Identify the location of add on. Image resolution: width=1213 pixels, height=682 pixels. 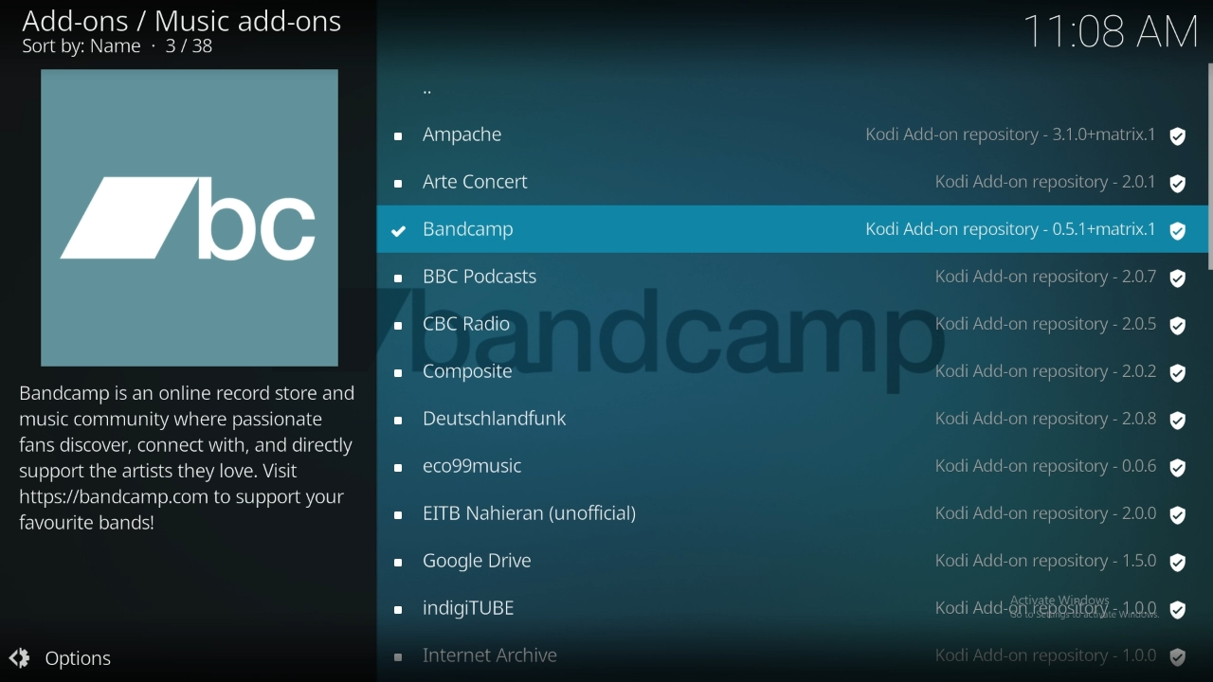
(789, 278).